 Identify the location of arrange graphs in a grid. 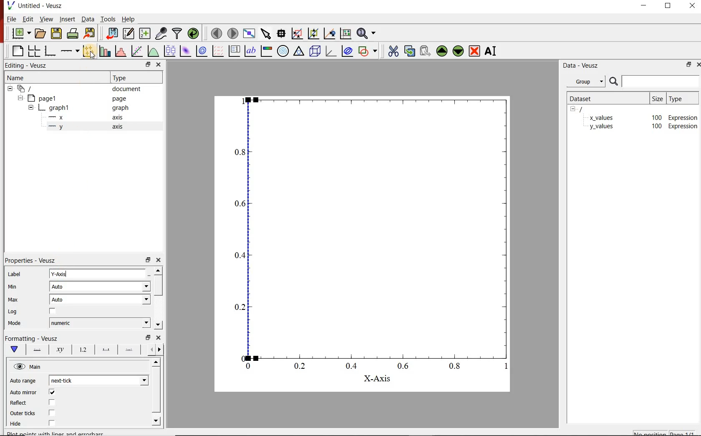
(34, 51).